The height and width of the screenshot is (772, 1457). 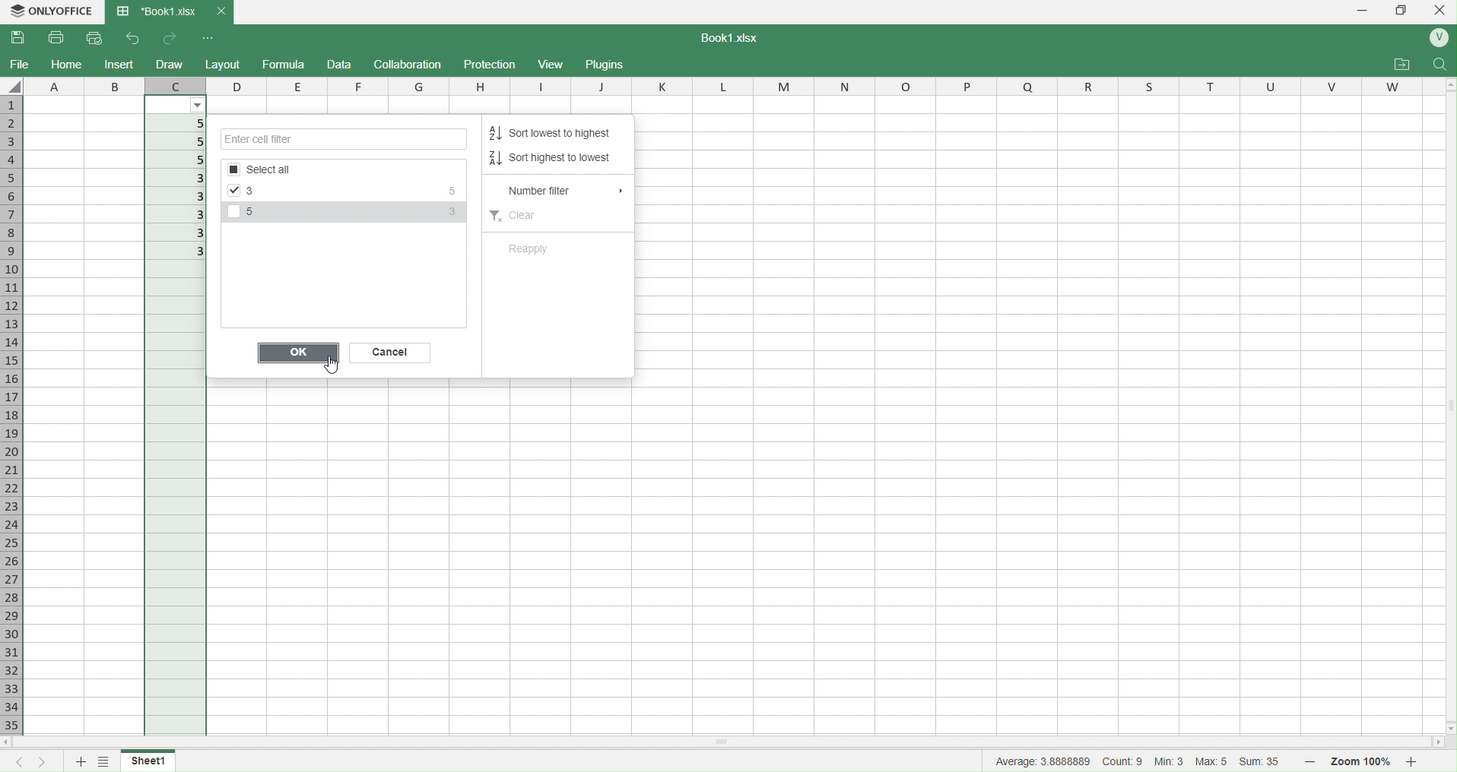 What do you see at coordinates (169, 38) in the screenshot?
I see `redo` at bounding box center [169, 38].